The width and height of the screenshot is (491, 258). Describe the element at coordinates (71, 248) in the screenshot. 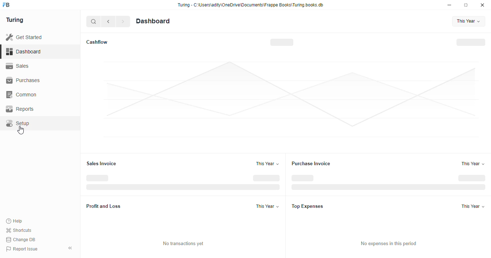

I see `collapse` at that location.